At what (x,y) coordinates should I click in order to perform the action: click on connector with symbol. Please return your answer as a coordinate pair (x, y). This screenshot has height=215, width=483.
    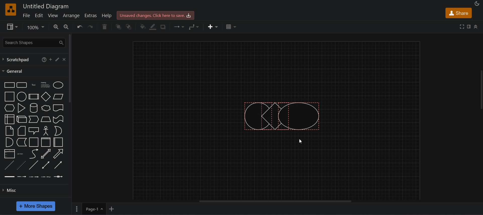
    Looking at the image, I should click on (59, 176).